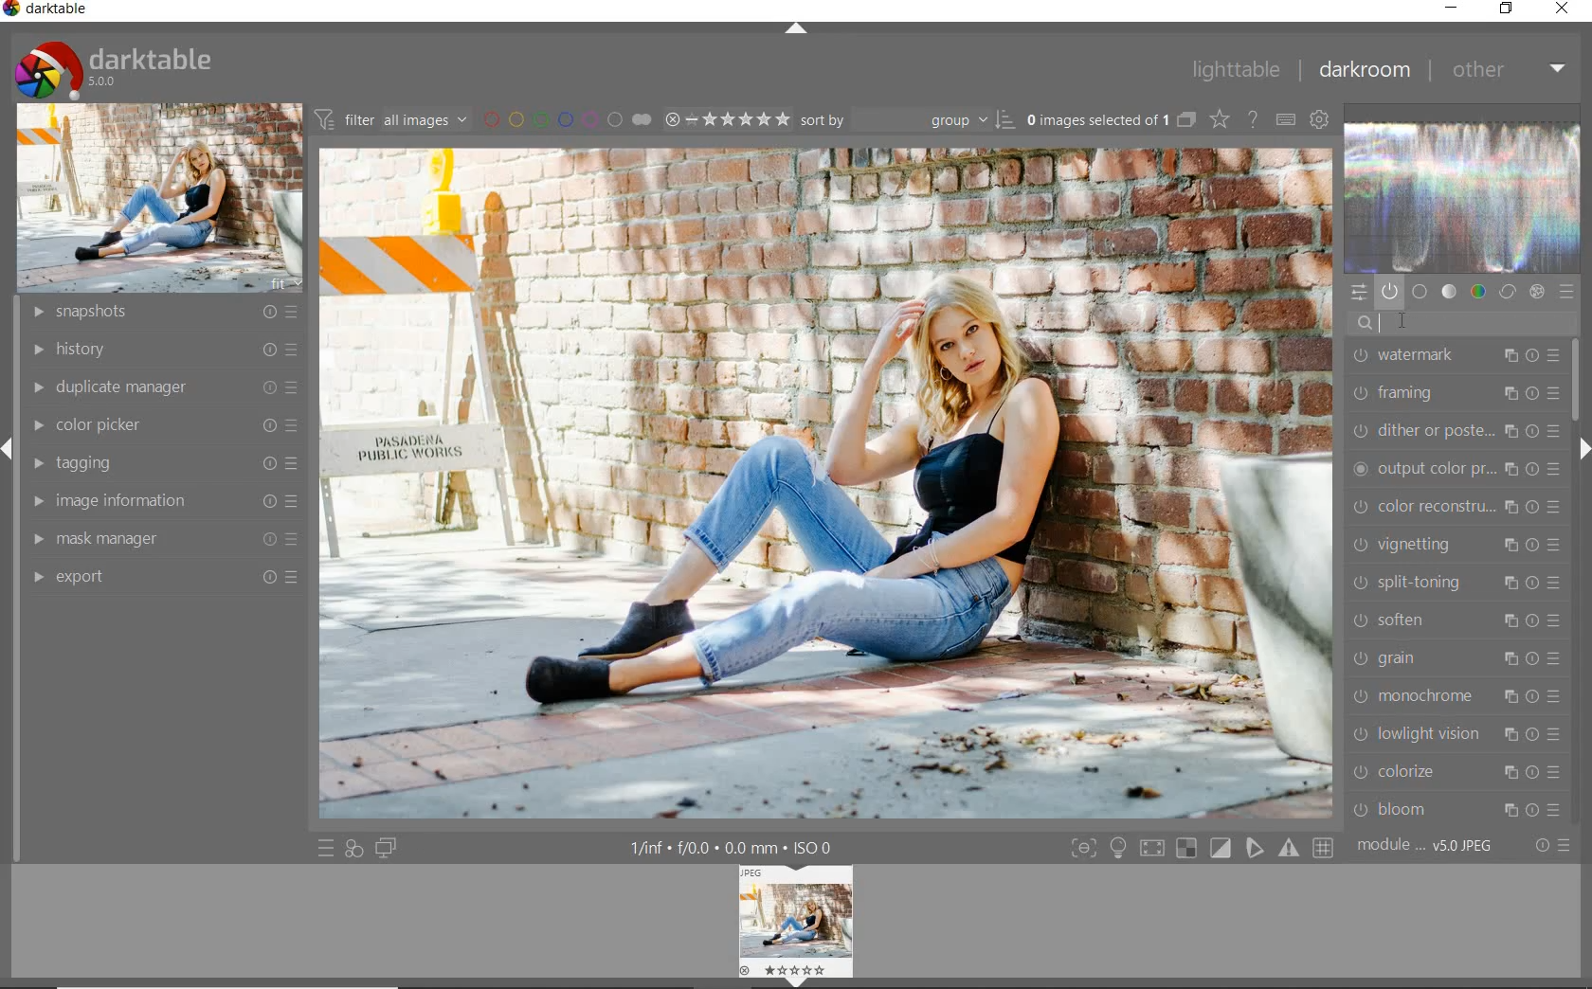 This screenshot has height=989, width=1592. Describe the element at coordinates (388, 118) in the screenshot. I see `filter all images` at that location.